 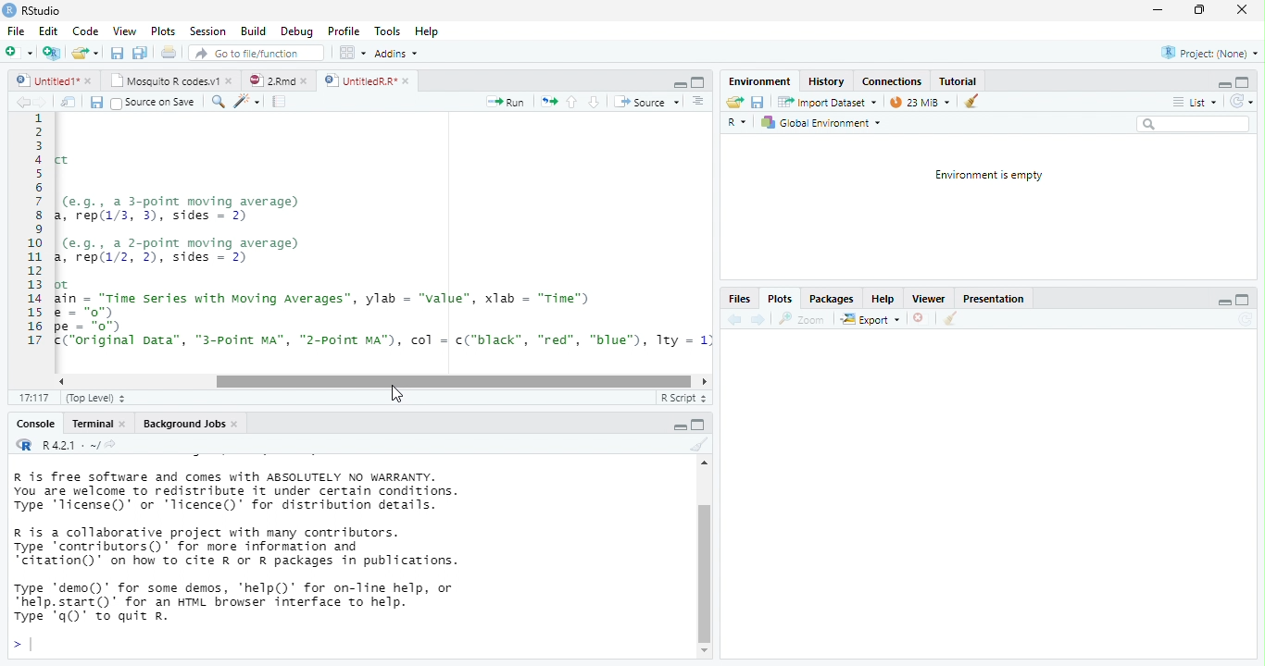 I want to click on maximize, so click(x=681, y=427).